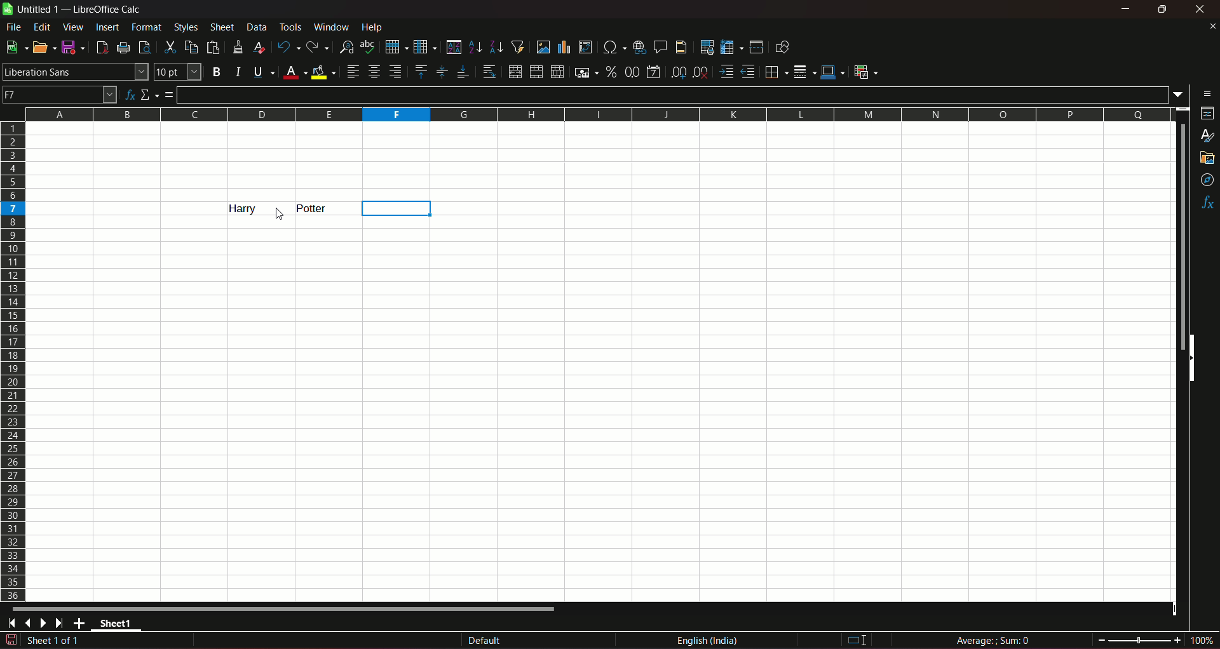 The width and height of the screenshot is (1220, 649). I want to click on scroll to previous, so click(29, 624).